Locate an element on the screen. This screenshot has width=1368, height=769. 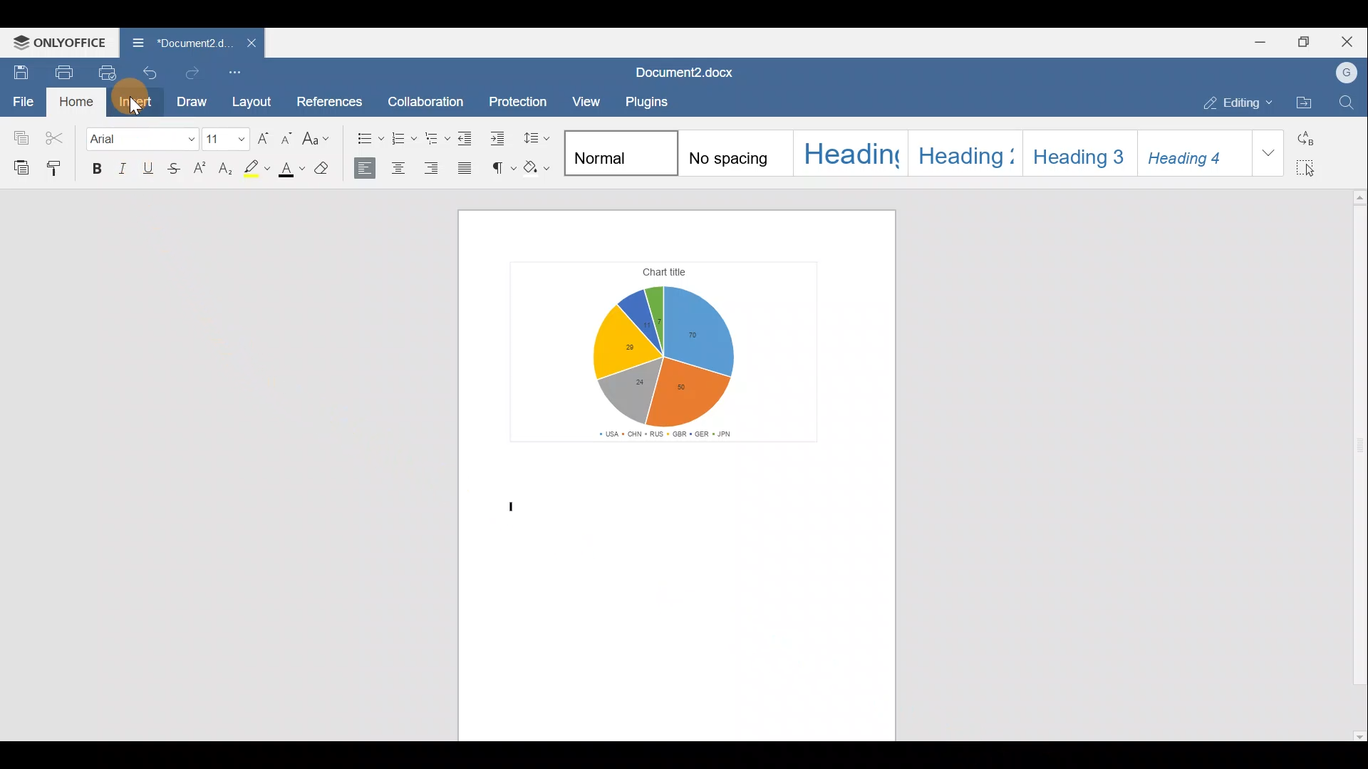
Bullets is located at coordinates (363, 139).